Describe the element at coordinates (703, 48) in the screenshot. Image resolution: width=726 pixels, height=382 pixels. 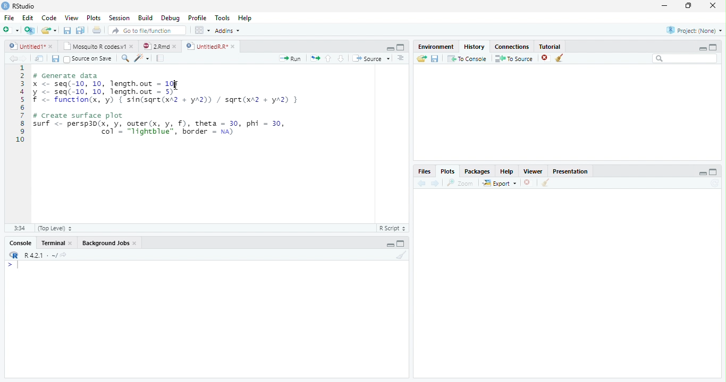
I see `minimize` at that location.